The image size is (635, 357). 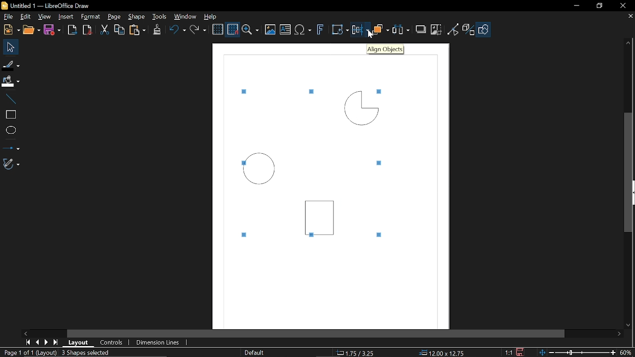 I want to click on Previous page, so click(x=37, y=342).